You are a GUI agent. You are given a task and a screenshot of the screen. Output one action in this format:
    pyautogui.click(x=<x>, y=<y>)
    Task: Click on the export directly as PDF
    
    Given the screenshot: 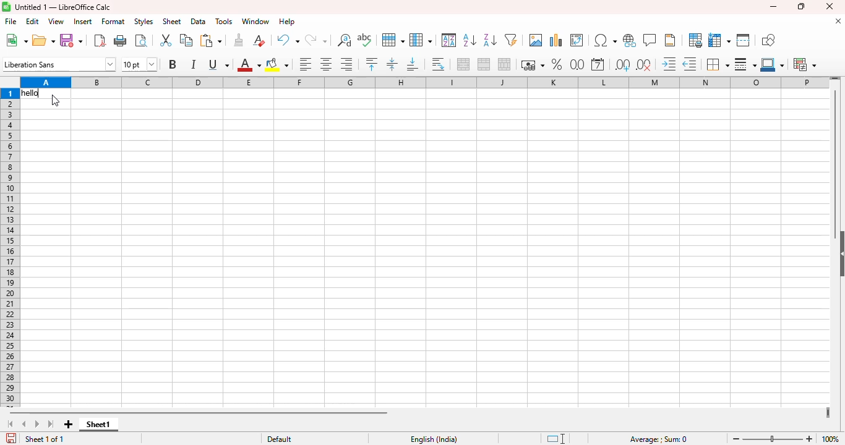 What is the action you would take?
    pyautogui.click(x=100, y=40)
    